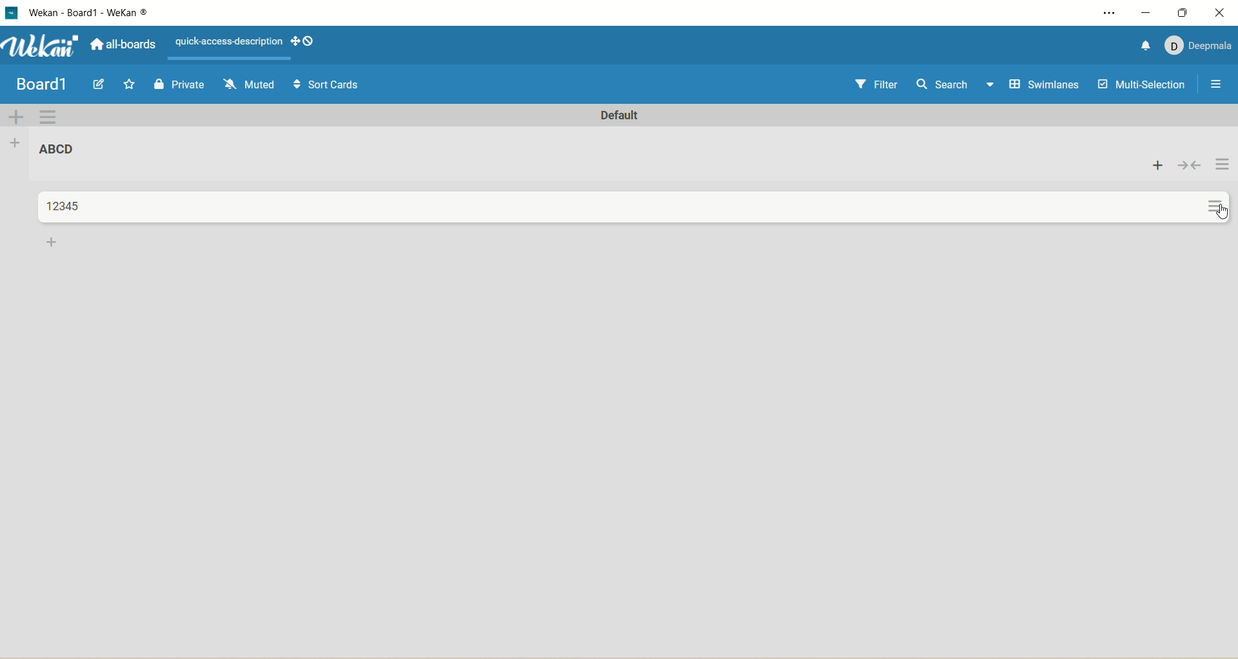 The image size is (1238, 659). Describe the element at coordinates (1147, 14) in the screenshot. I see `minimize` at that location.